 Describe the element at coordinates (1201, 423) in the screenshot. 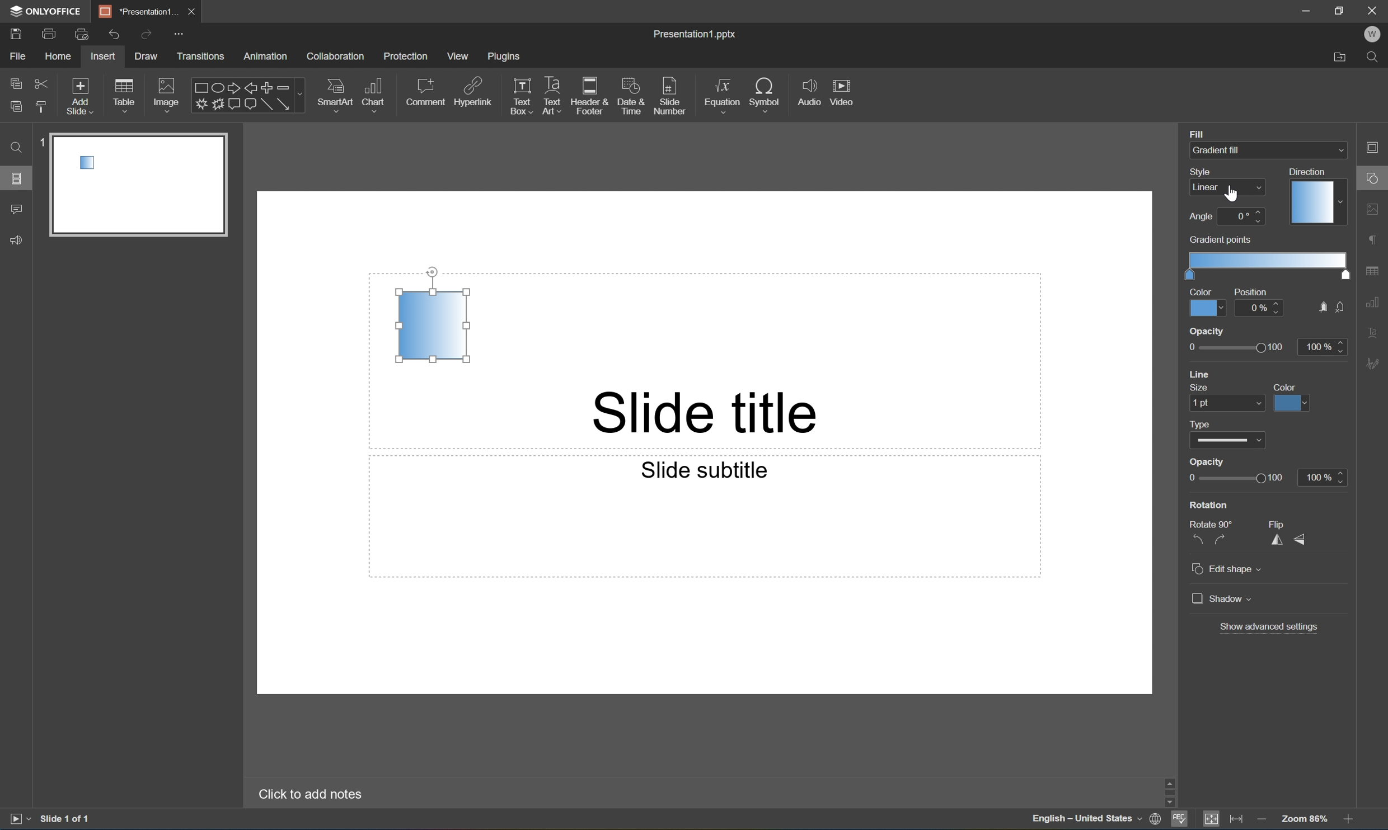

I see `Type` at that location.